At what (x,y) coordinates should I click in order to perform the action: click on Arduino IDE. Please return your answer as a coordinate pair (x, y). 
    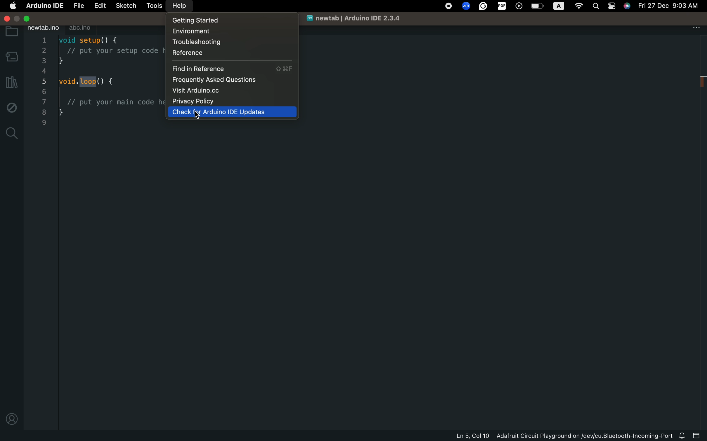
    Looking at the image, I should click on (44, 5).